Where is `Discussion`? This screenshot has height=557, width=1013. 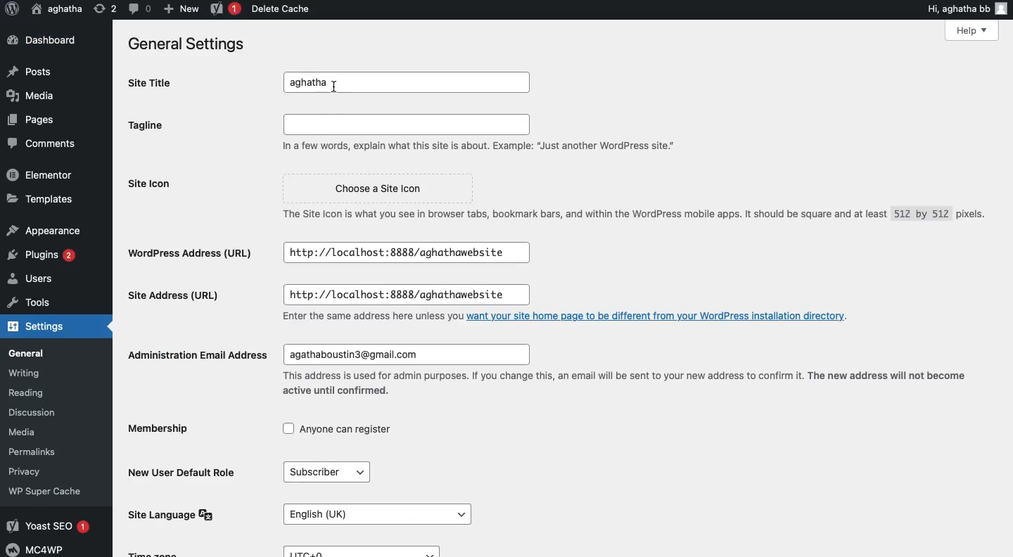
Discussion is located at coordinates (33, 411).